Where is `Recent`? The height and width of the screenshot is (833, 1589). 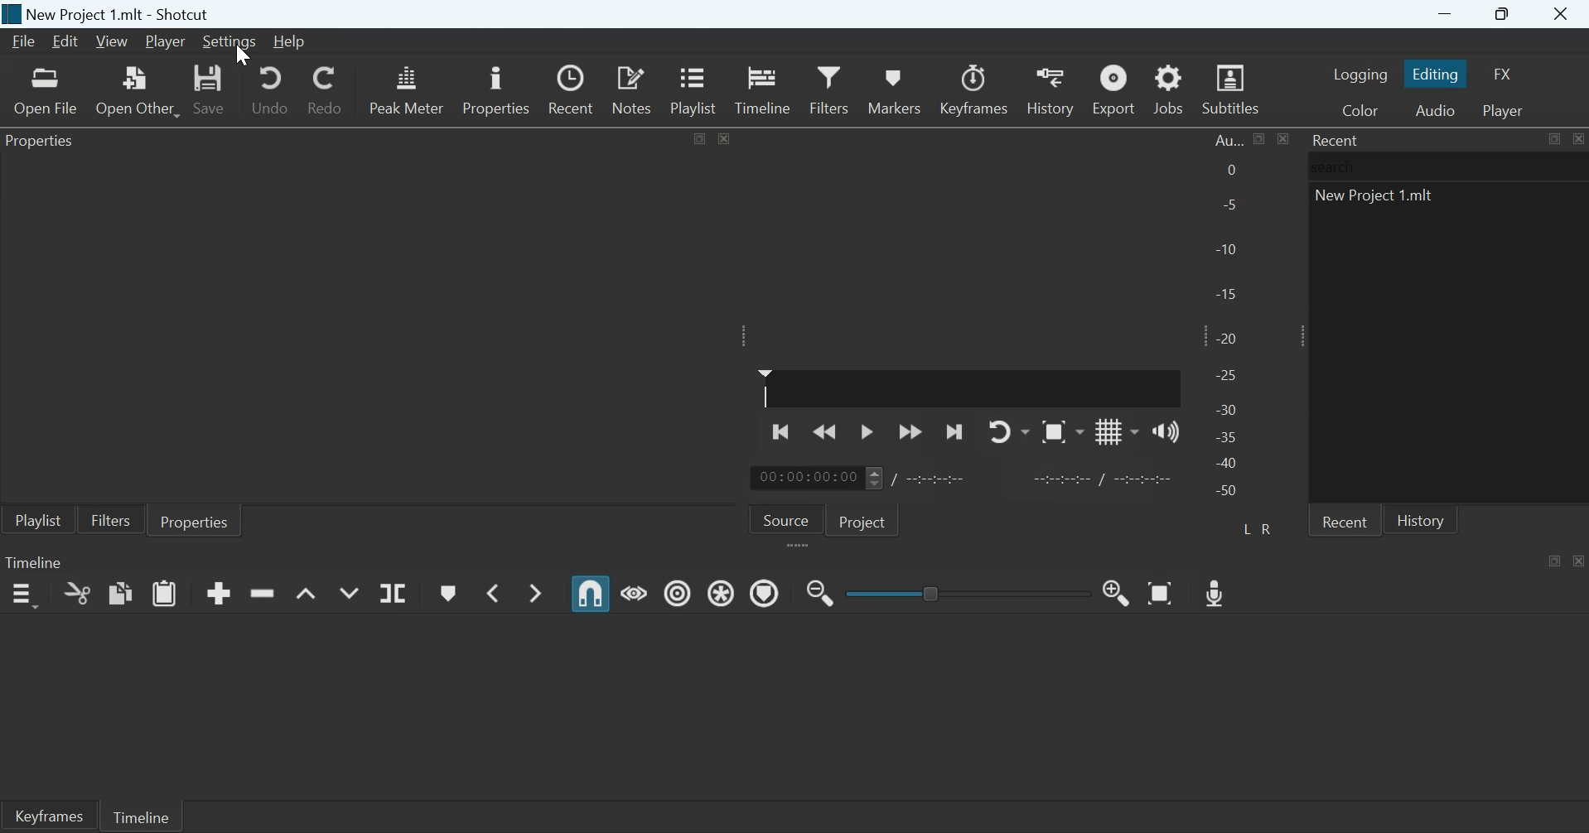
Recent is located at coordinates (573, 89).